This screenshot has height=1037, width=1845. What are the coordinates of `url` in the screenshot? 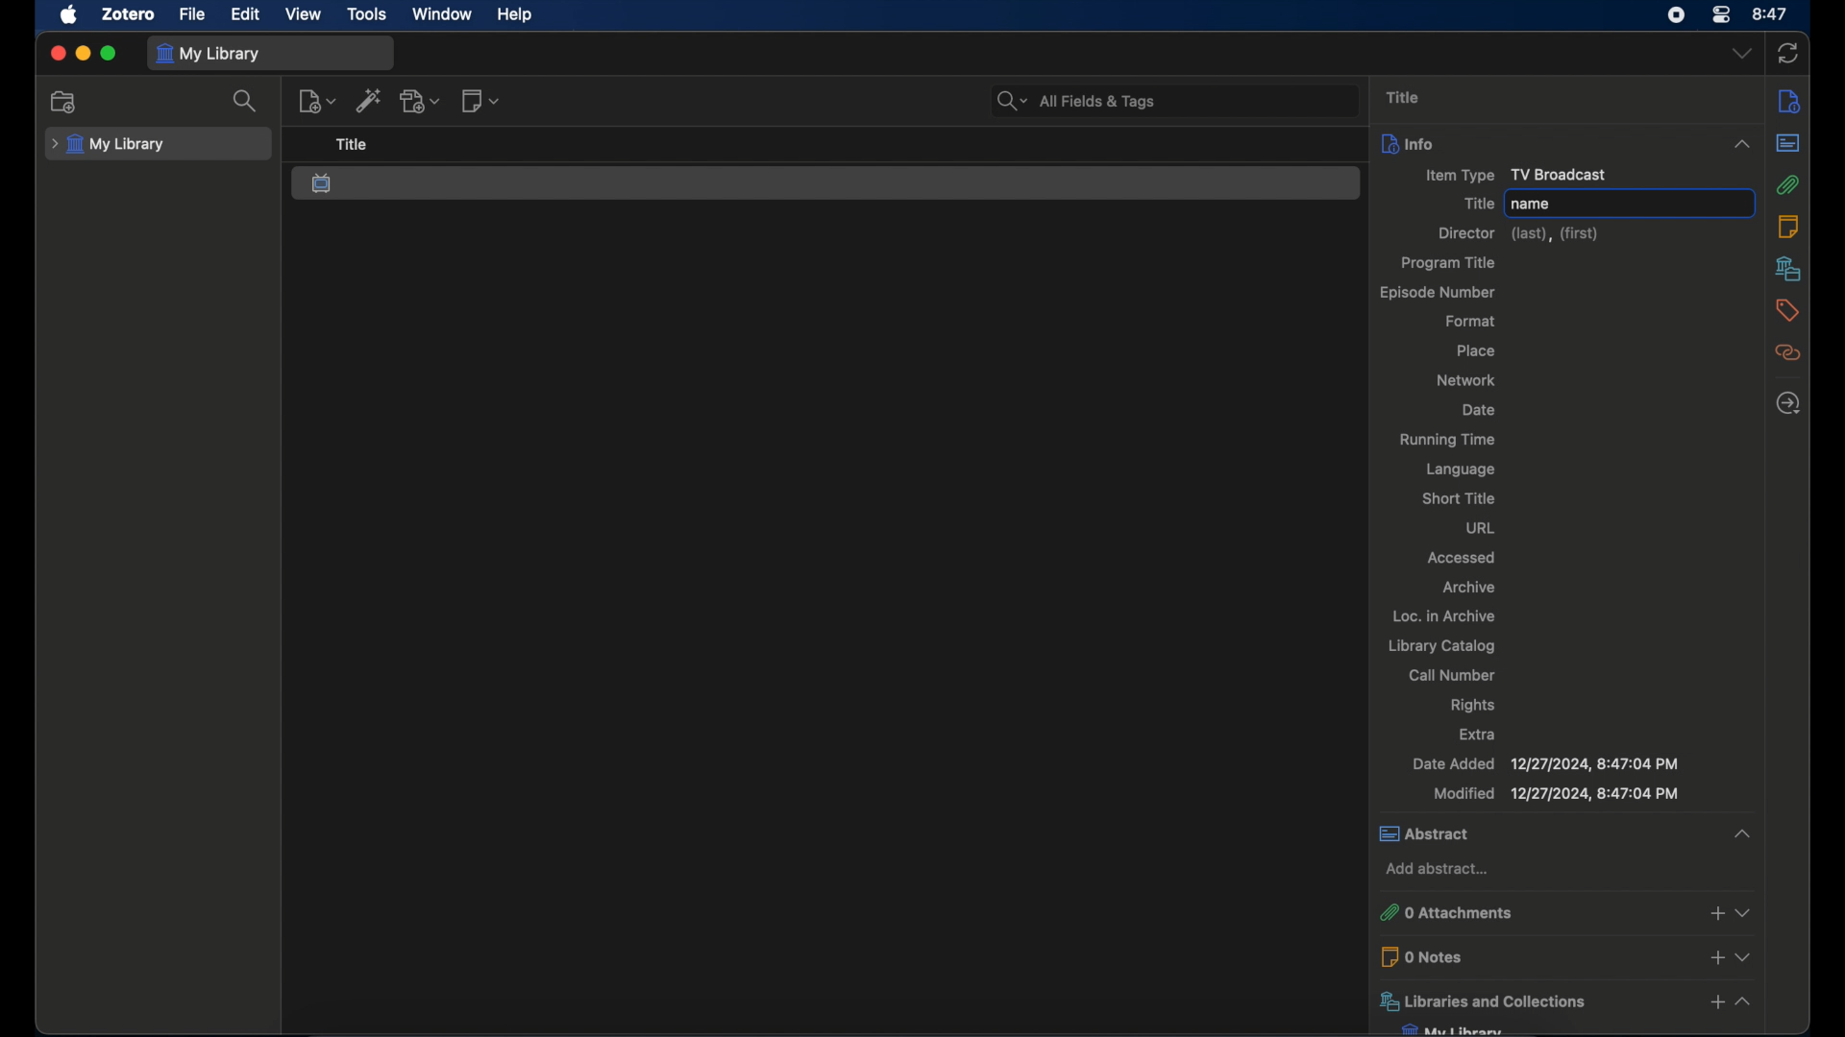 It's located at (1481, 527).